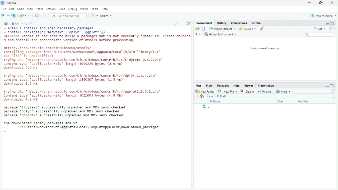 This screenshot has height=190, width=338. I want to click on Name, so click(216, 101).